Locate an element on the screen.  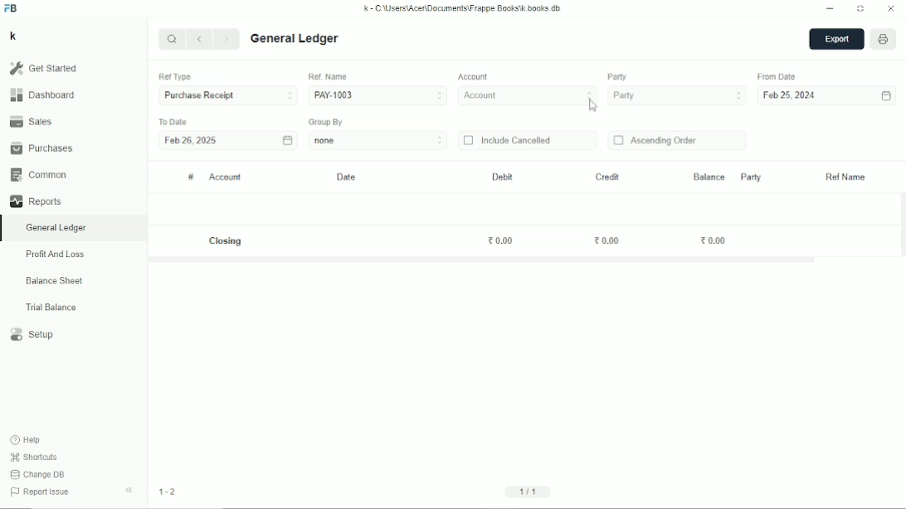
Dashboard is located at coordinates (42, 95).